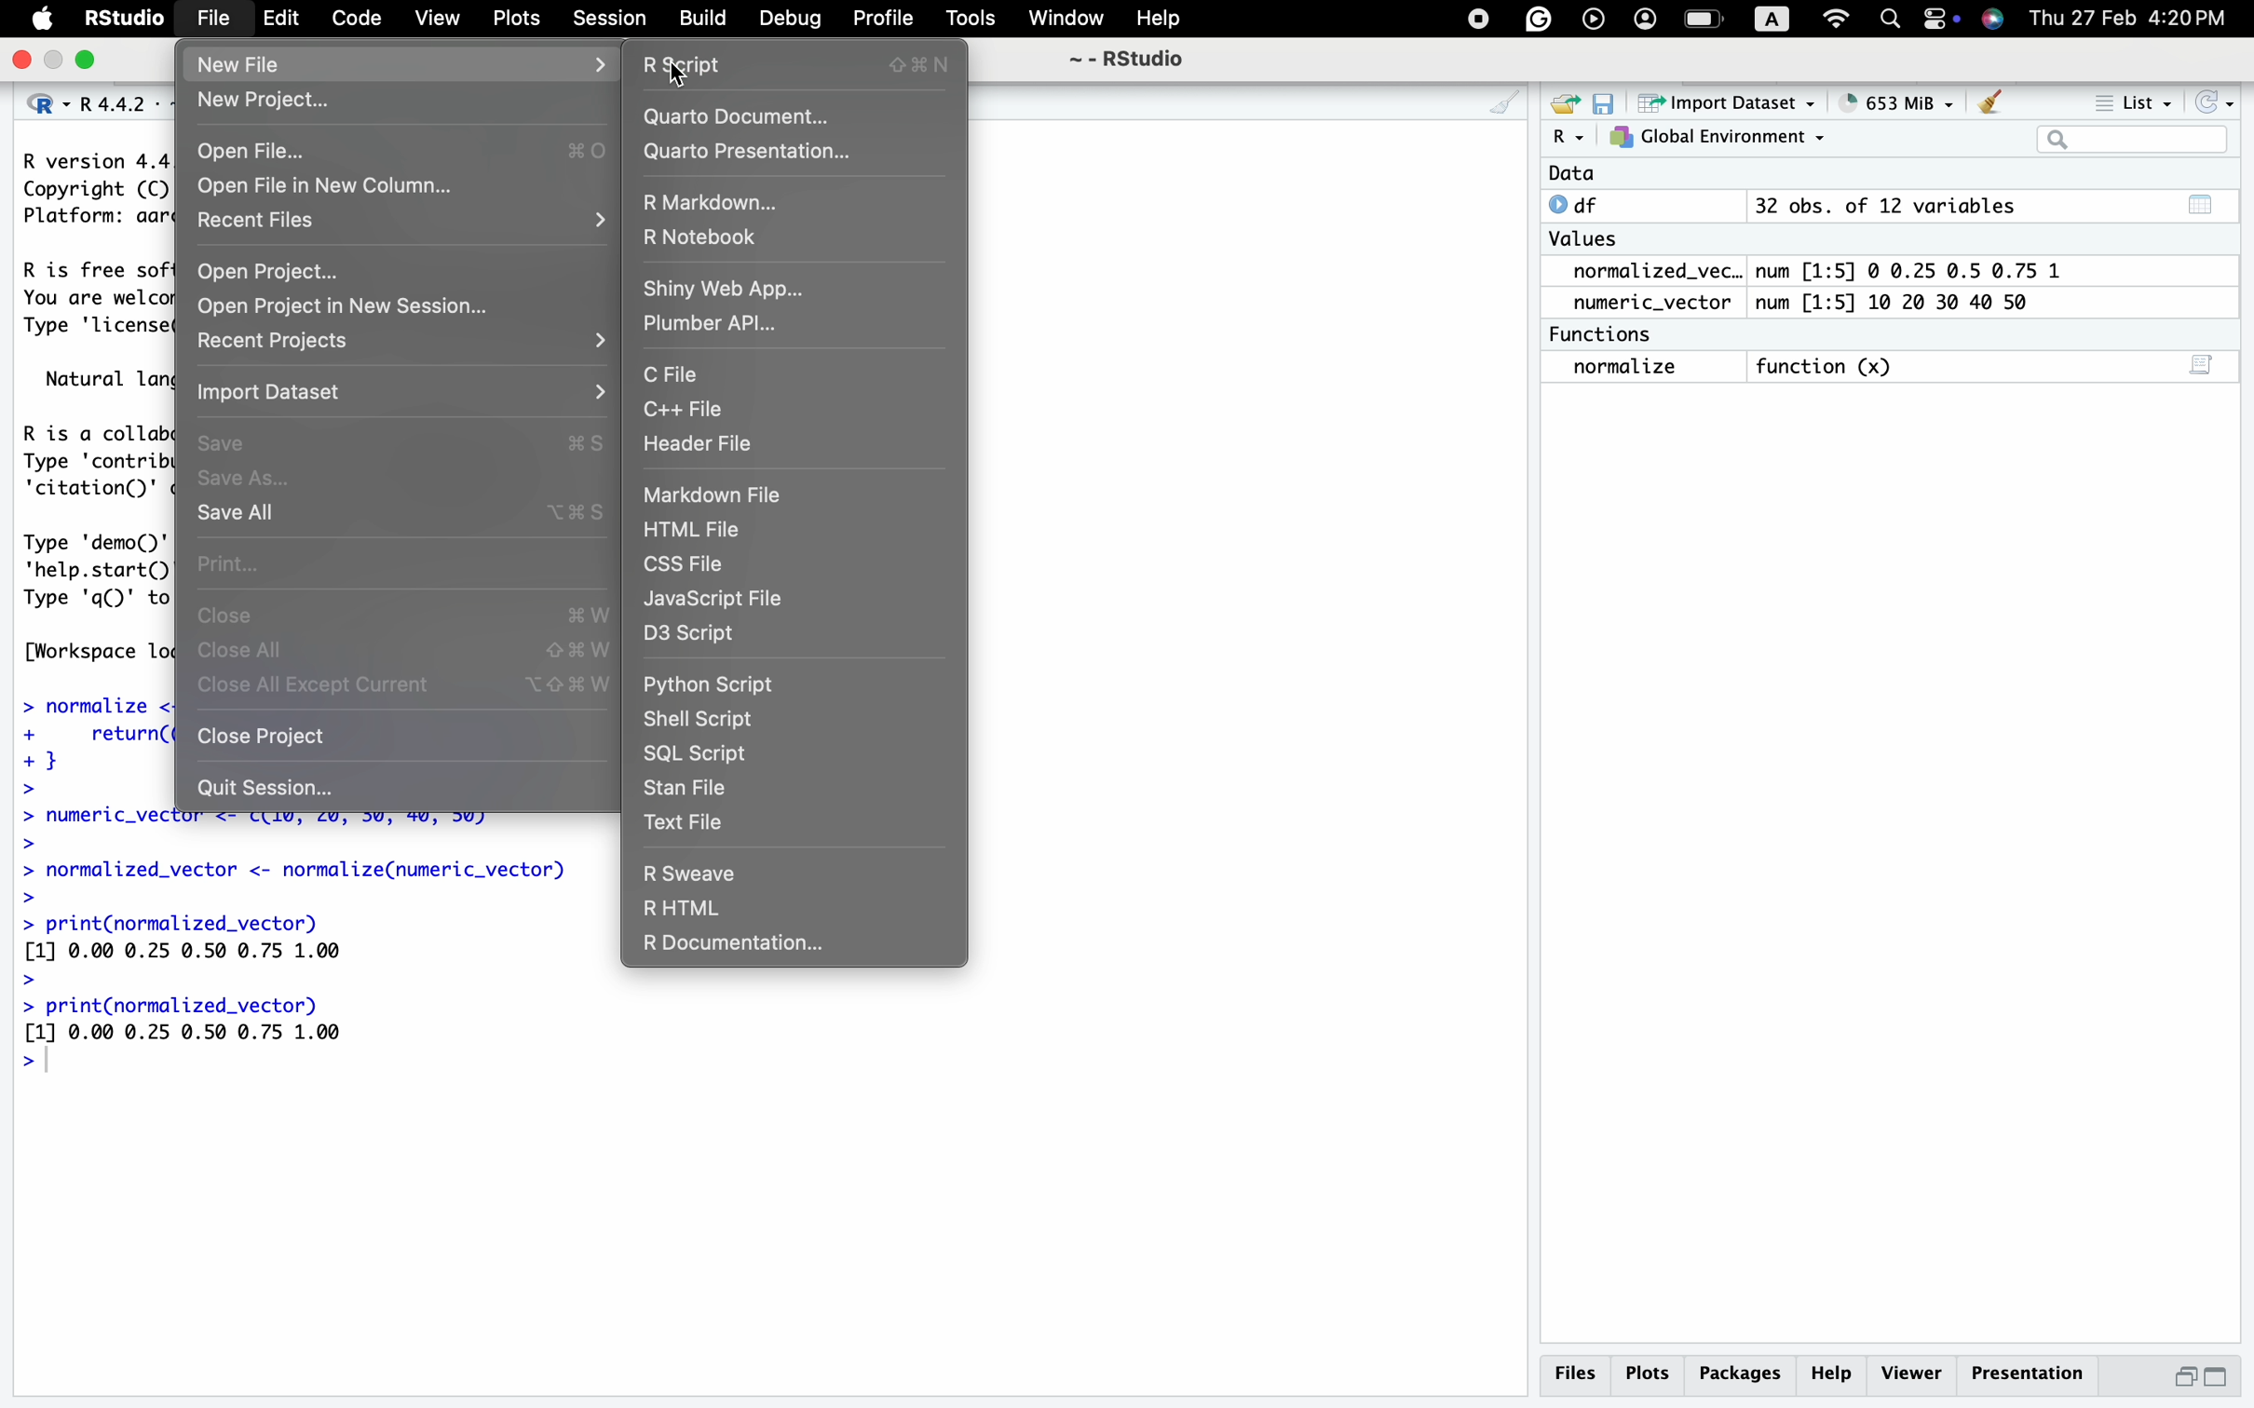 Image resolution: width=2254 pixels, height=1408 pixels. I want to click on HTML File, so click(696, 533).